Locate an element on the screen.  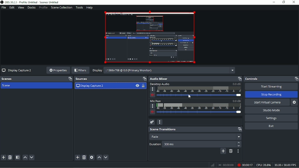
Remove configurable transition is located at coordinates (231, 151).